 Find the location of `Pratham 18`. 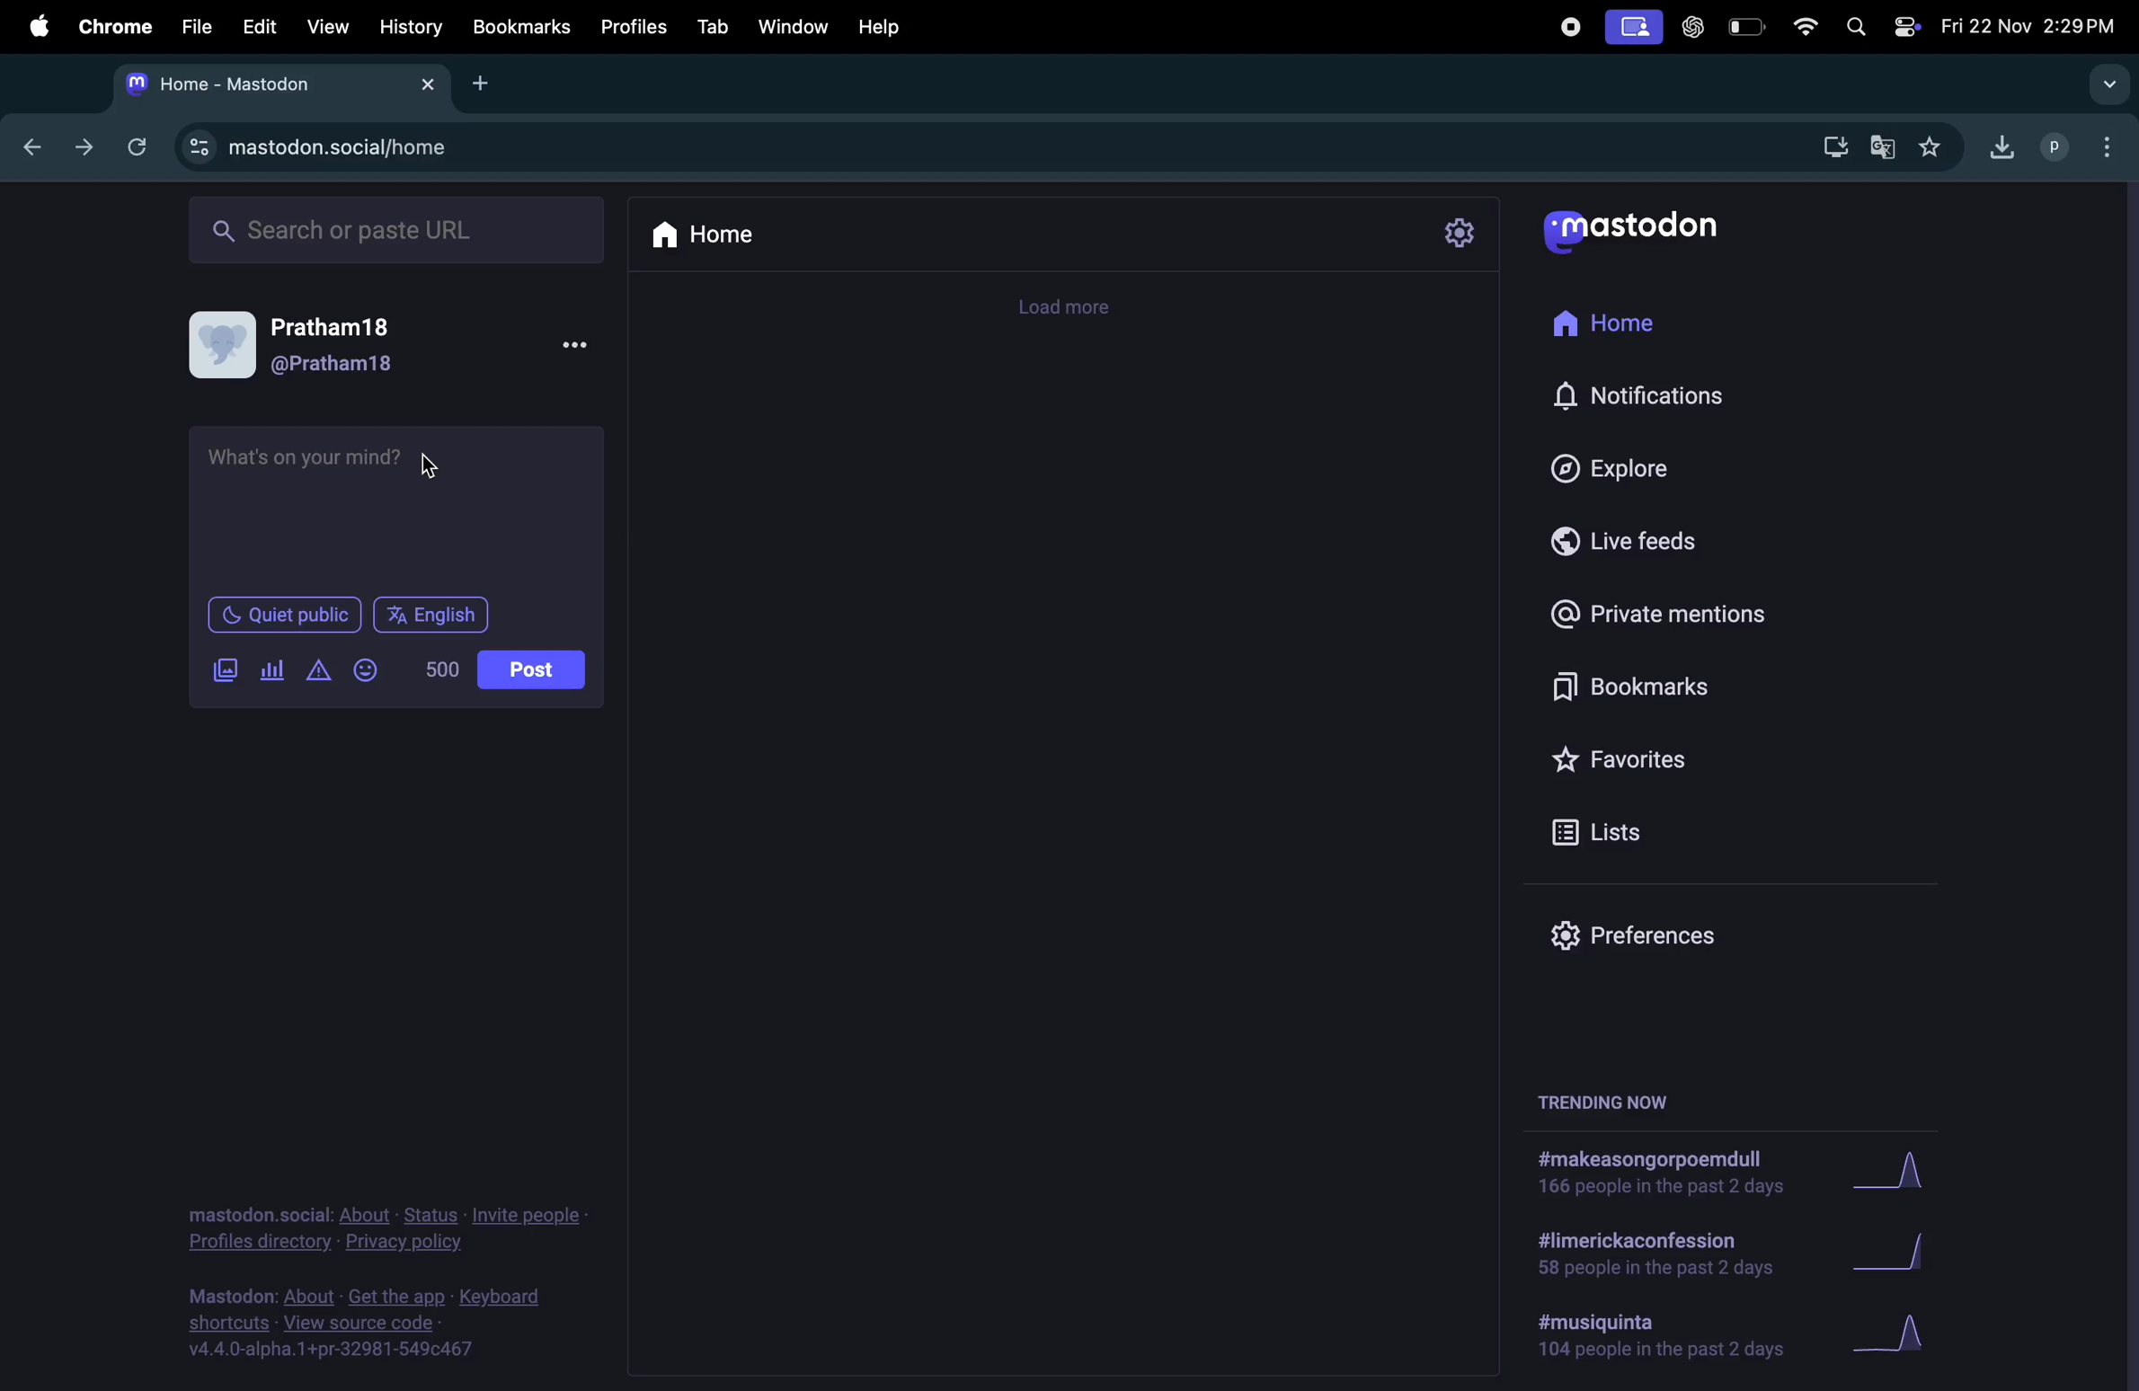

Pratham 18 is located at coordinates (336, 326).